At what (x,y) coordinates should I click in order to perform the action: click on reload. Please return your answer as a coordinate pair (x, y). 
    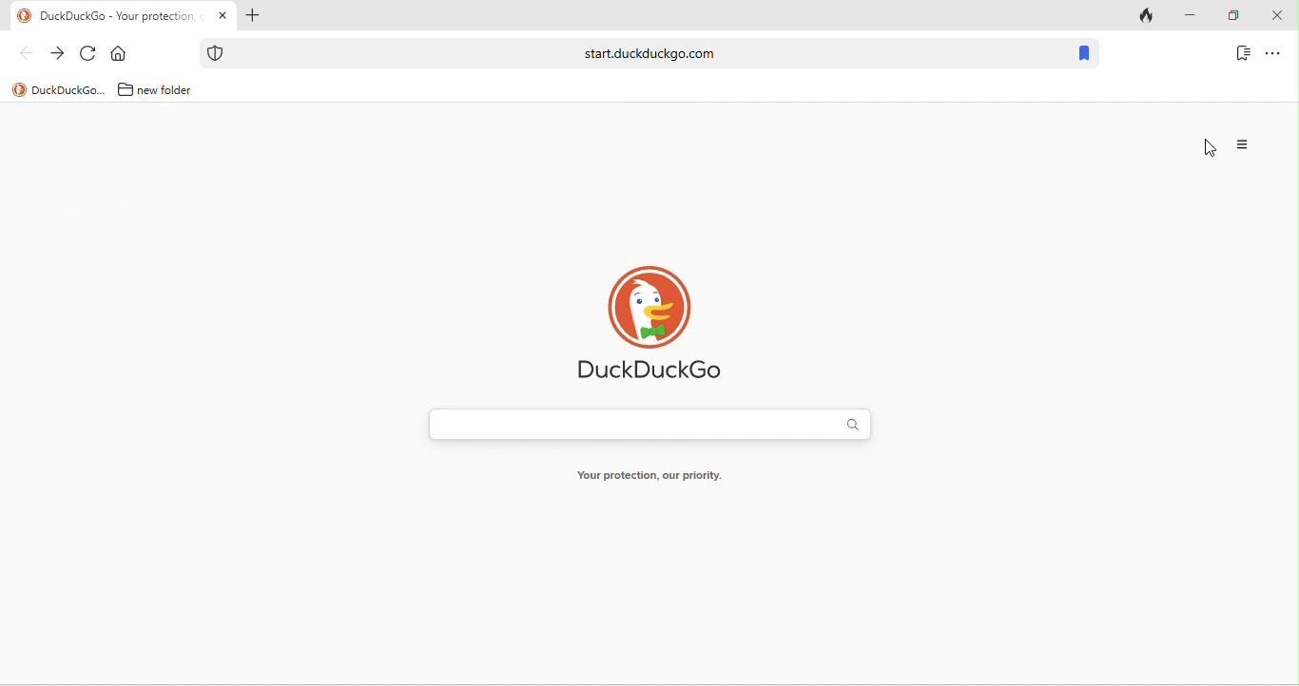
    Looking at the image, I should click on (87, 51).